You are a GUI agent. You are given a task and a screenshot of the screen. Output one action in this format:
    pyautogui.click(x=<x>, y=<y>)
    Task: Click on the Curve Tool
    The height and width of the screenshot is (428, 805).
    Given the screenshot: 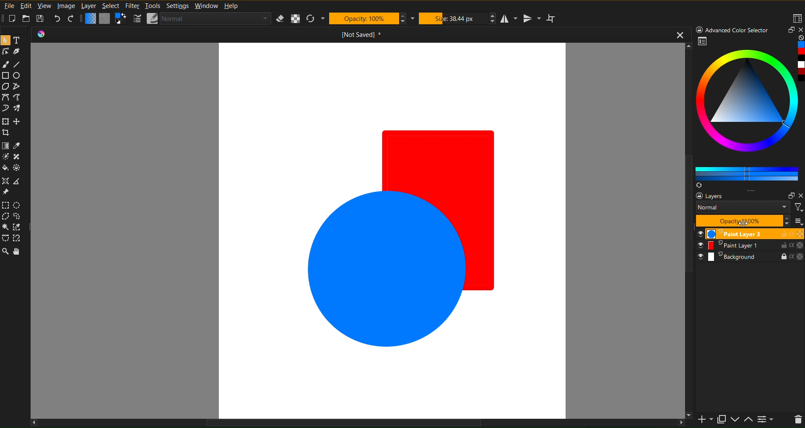 What is the action you would take?
    pyautogui.click(x=5, y=109)
    